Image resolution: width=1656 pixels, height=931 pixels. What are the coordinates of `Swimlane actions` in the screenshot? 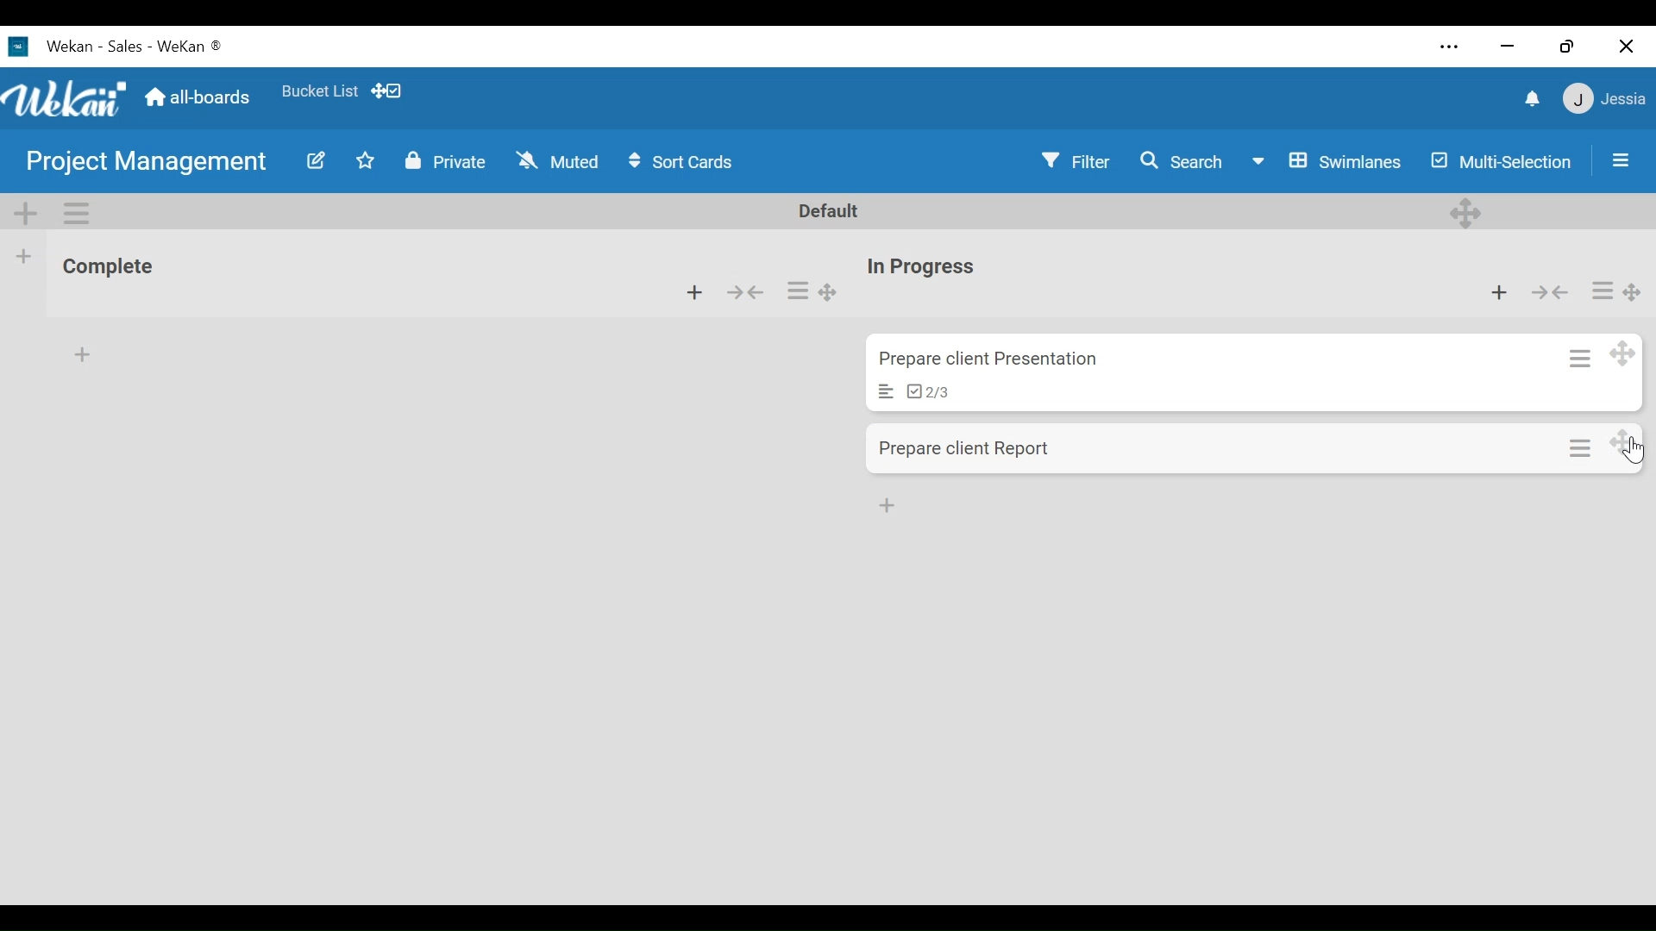 It's located at (79, 212).